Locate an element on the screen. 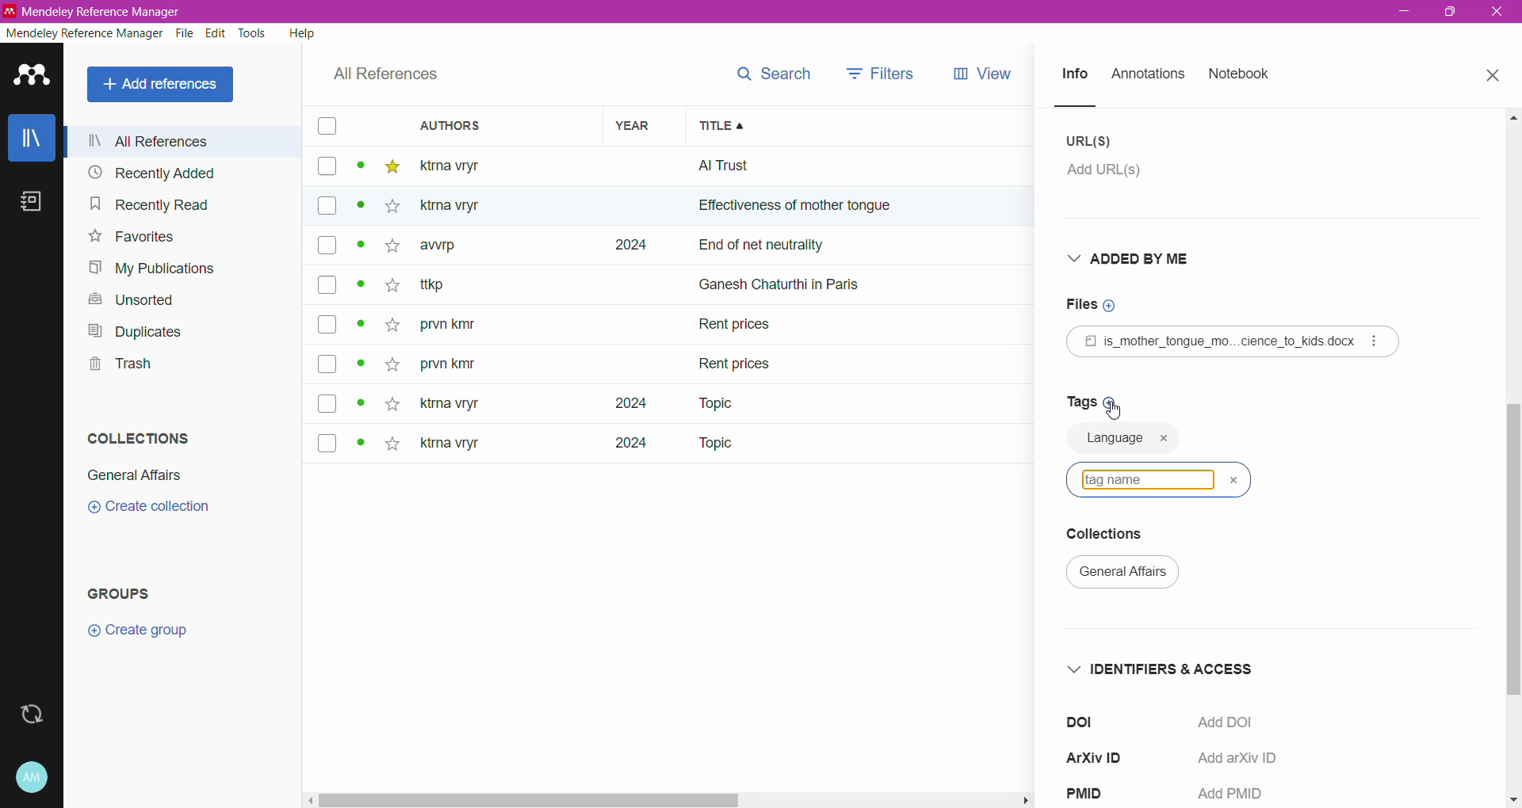 This screenshot has width=1522, height=808. dot  is located at coordinates (361, 250).